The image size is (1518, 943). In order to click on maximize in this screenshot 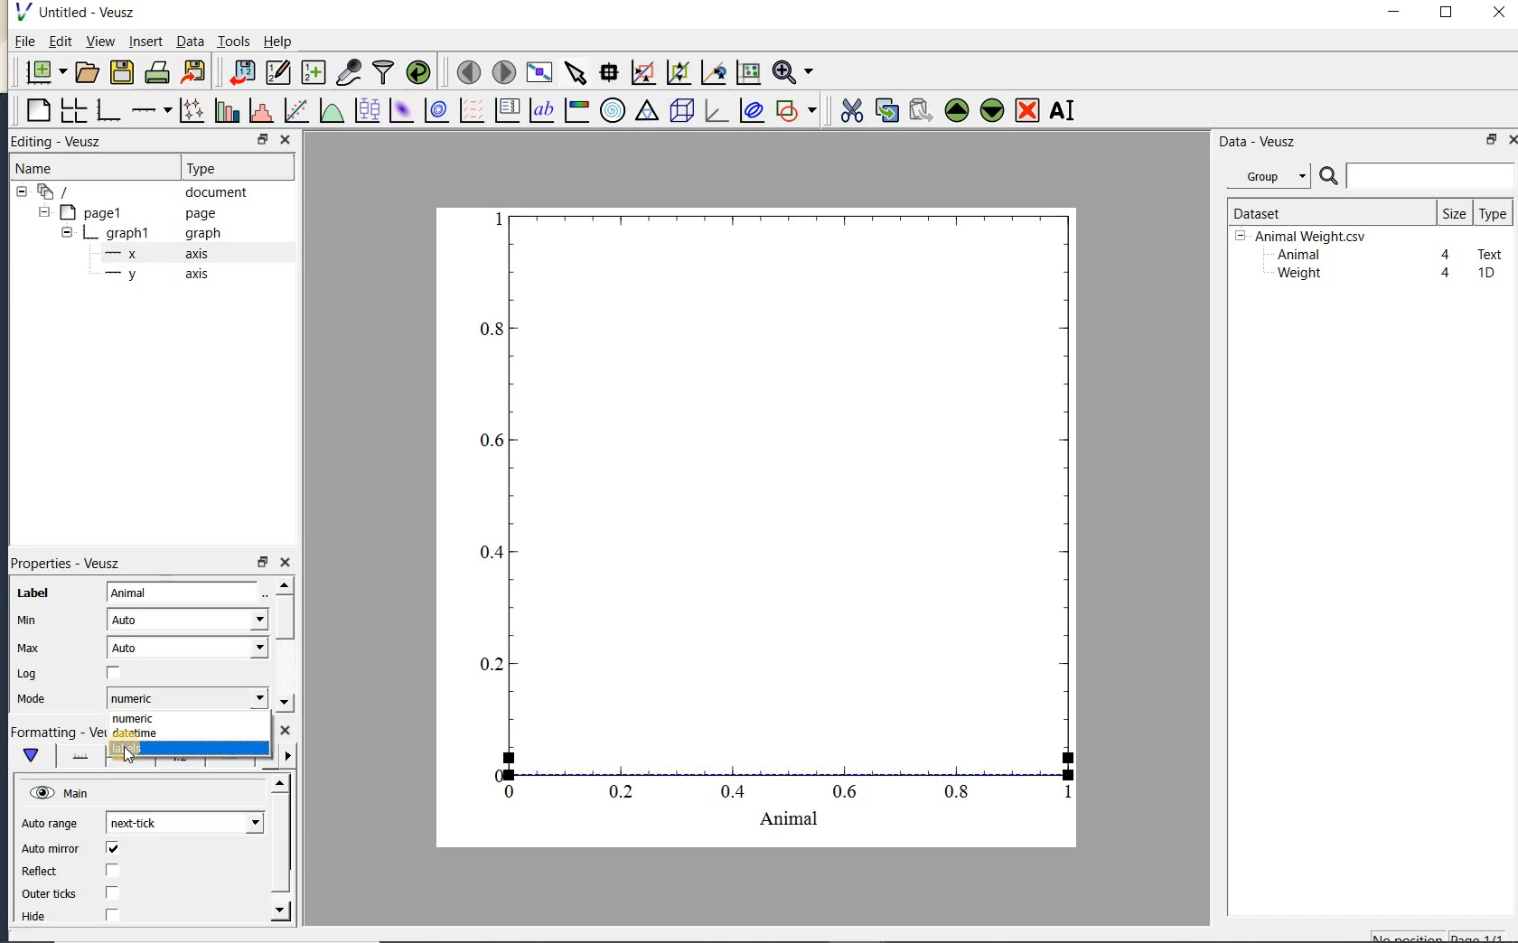, I will do `click(1447, 13)`.